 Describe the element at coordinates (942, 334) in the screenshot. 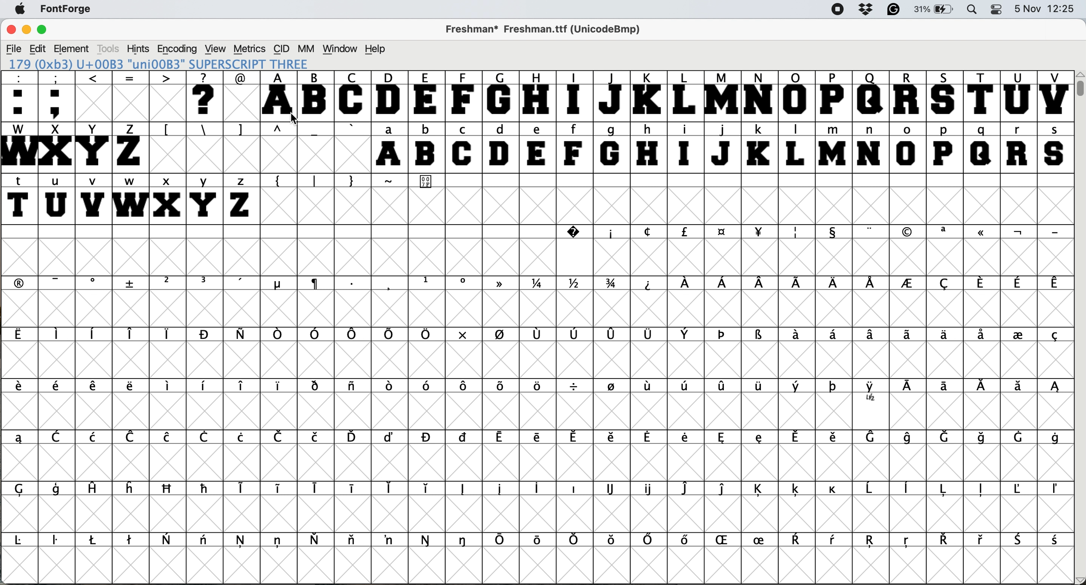

I see `symbol` at that location.